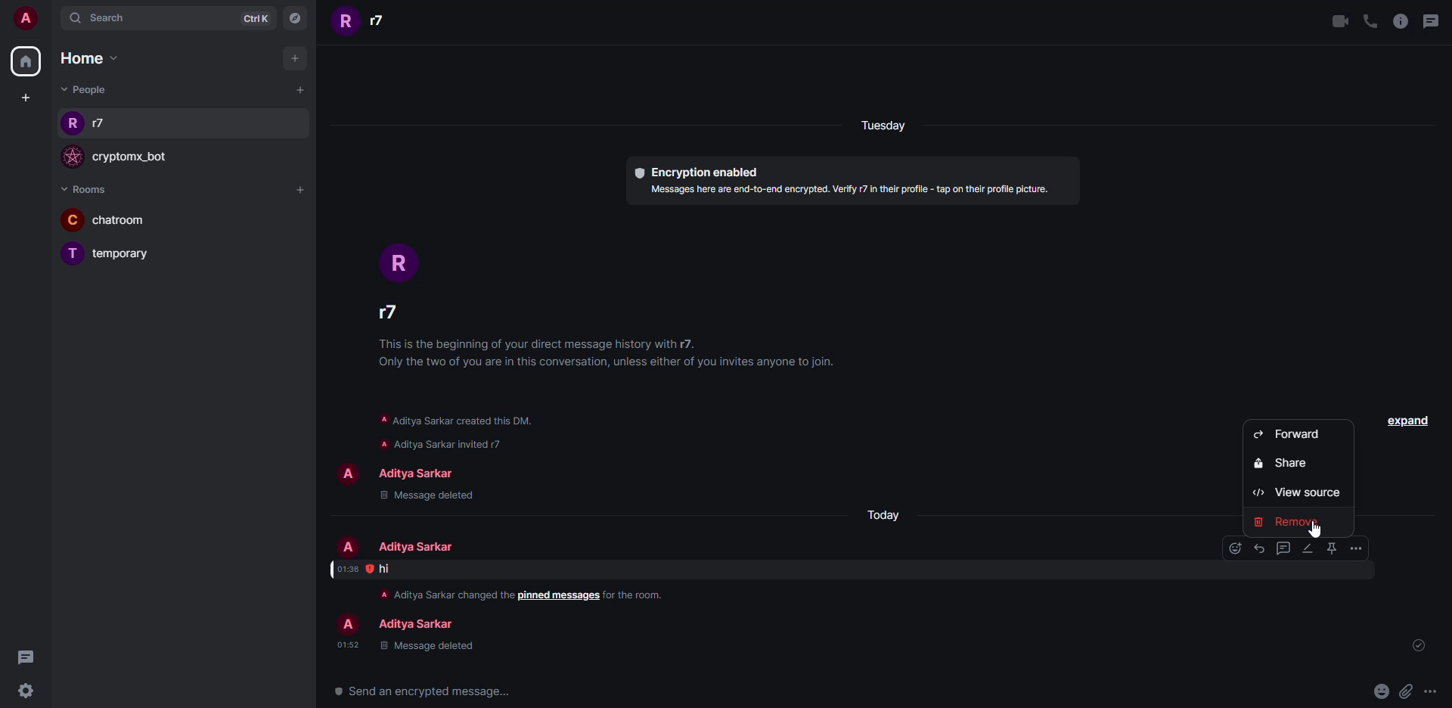 The height and width of the screenshot is (708, 1452). Describe the element at coordinates (1336, 20) in the screenshot. I see `video call` at that location.